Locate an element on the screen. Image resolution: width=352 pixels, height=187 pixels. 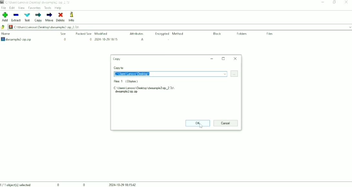
Files is located at coordinates (270, 34).